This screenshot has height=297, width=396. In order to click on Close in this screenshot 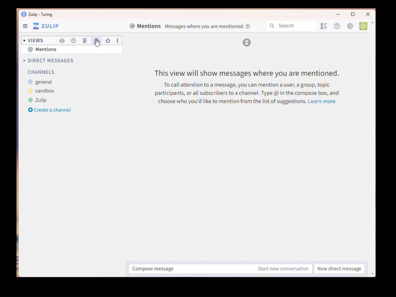, I will do `click(368, 15)`.